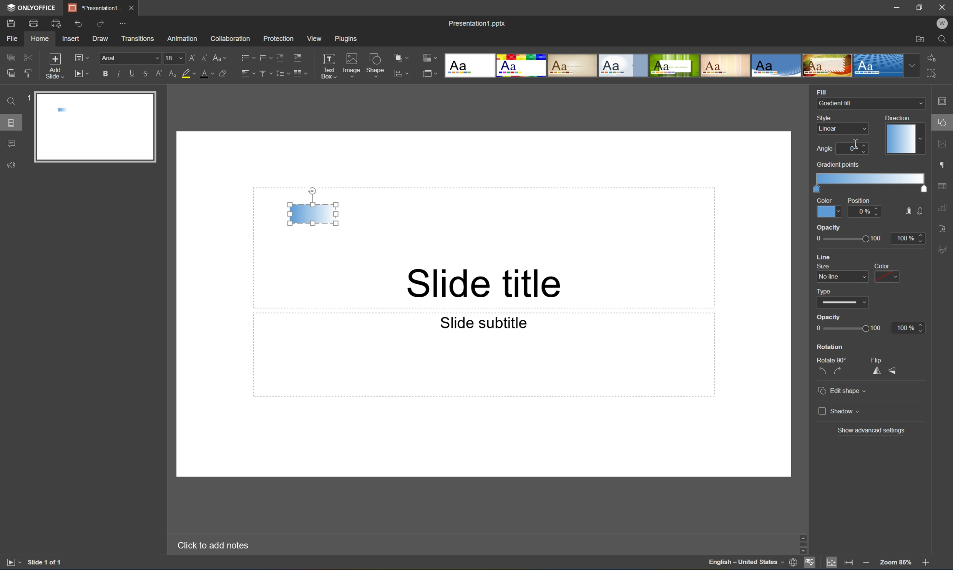  I want to click on Shape, so click(376, 67).